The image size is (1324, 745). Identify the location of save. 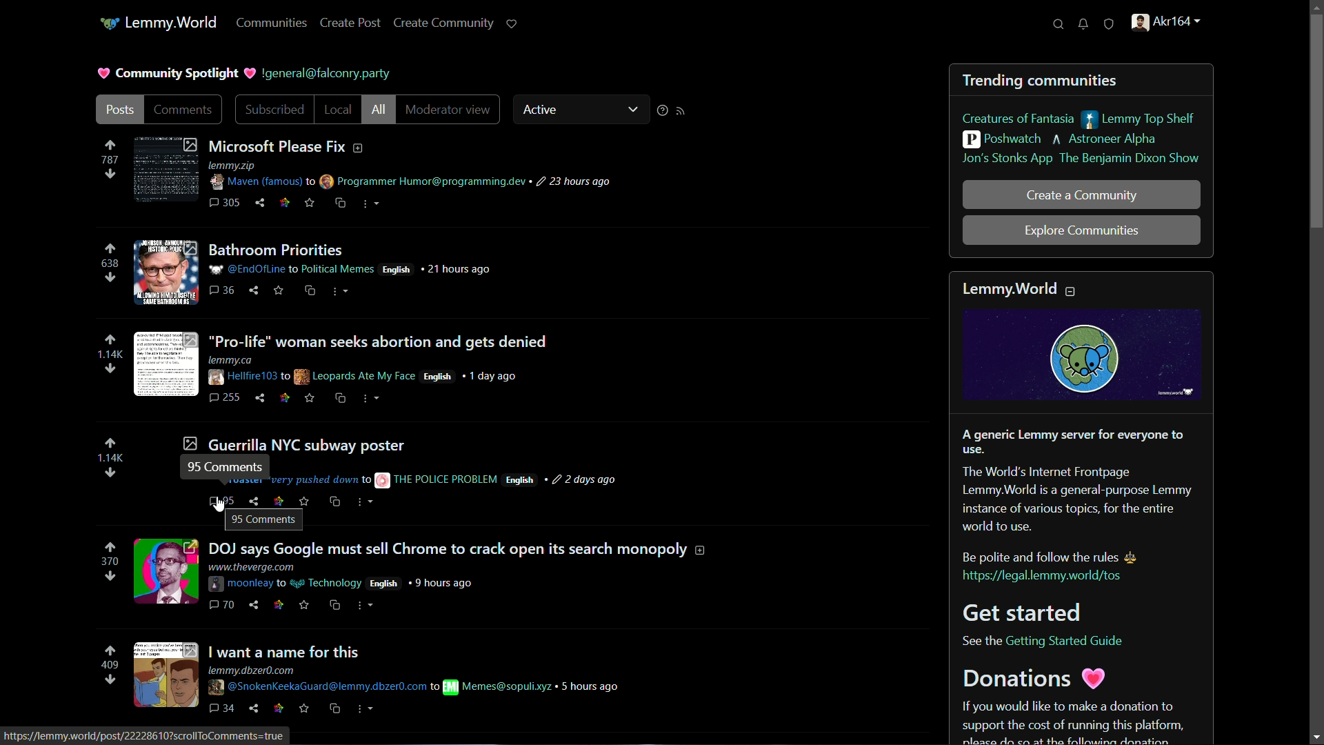
(308, 398).